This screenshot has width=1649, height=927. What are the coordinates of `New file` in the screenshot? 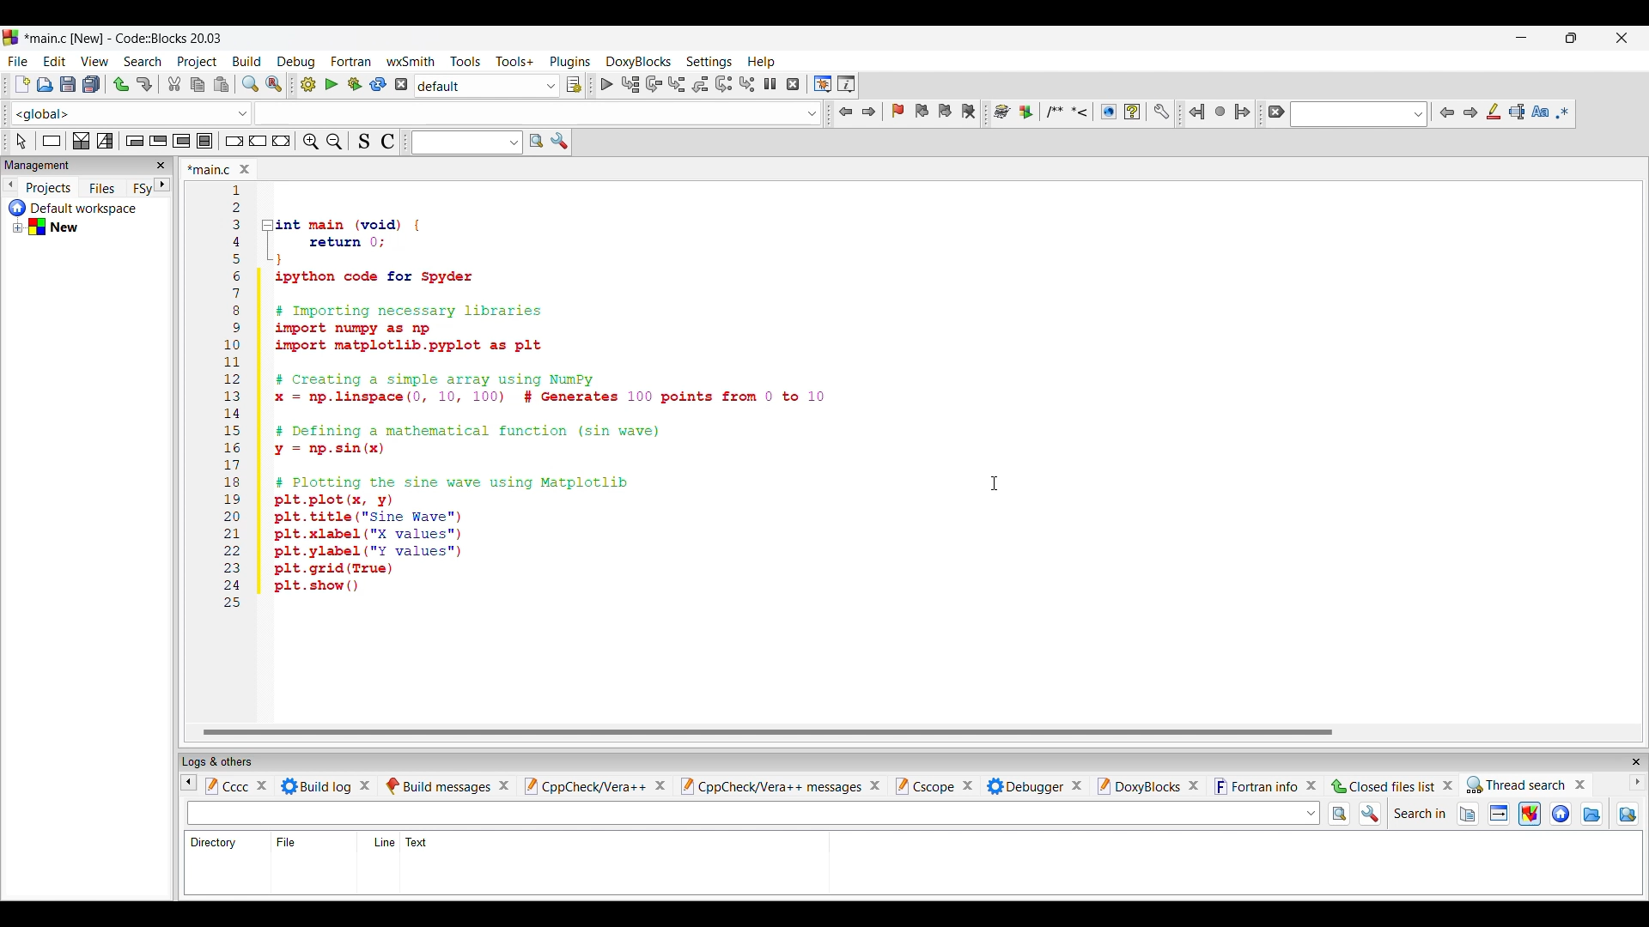 It's located at (21, 84).